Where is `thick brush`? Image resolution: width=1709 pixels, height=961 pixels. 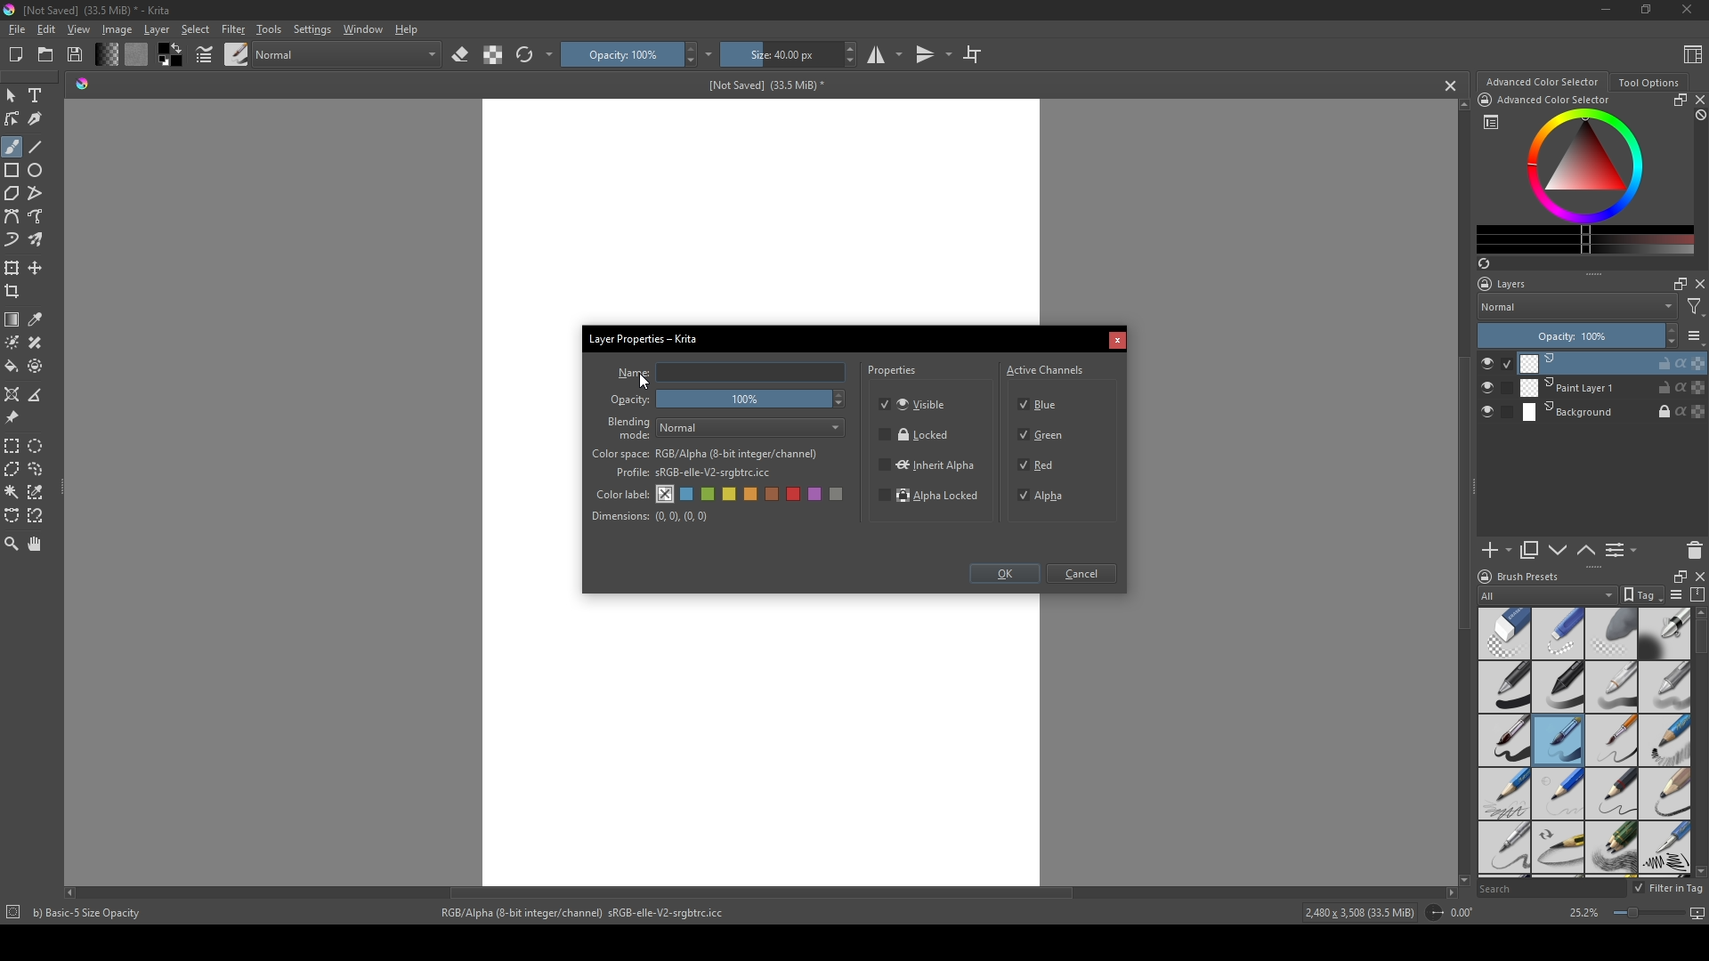 thick brush is located at coordinates (1504, 741).